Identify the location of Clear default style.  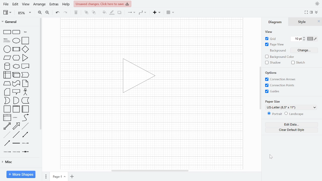
(292, 130).